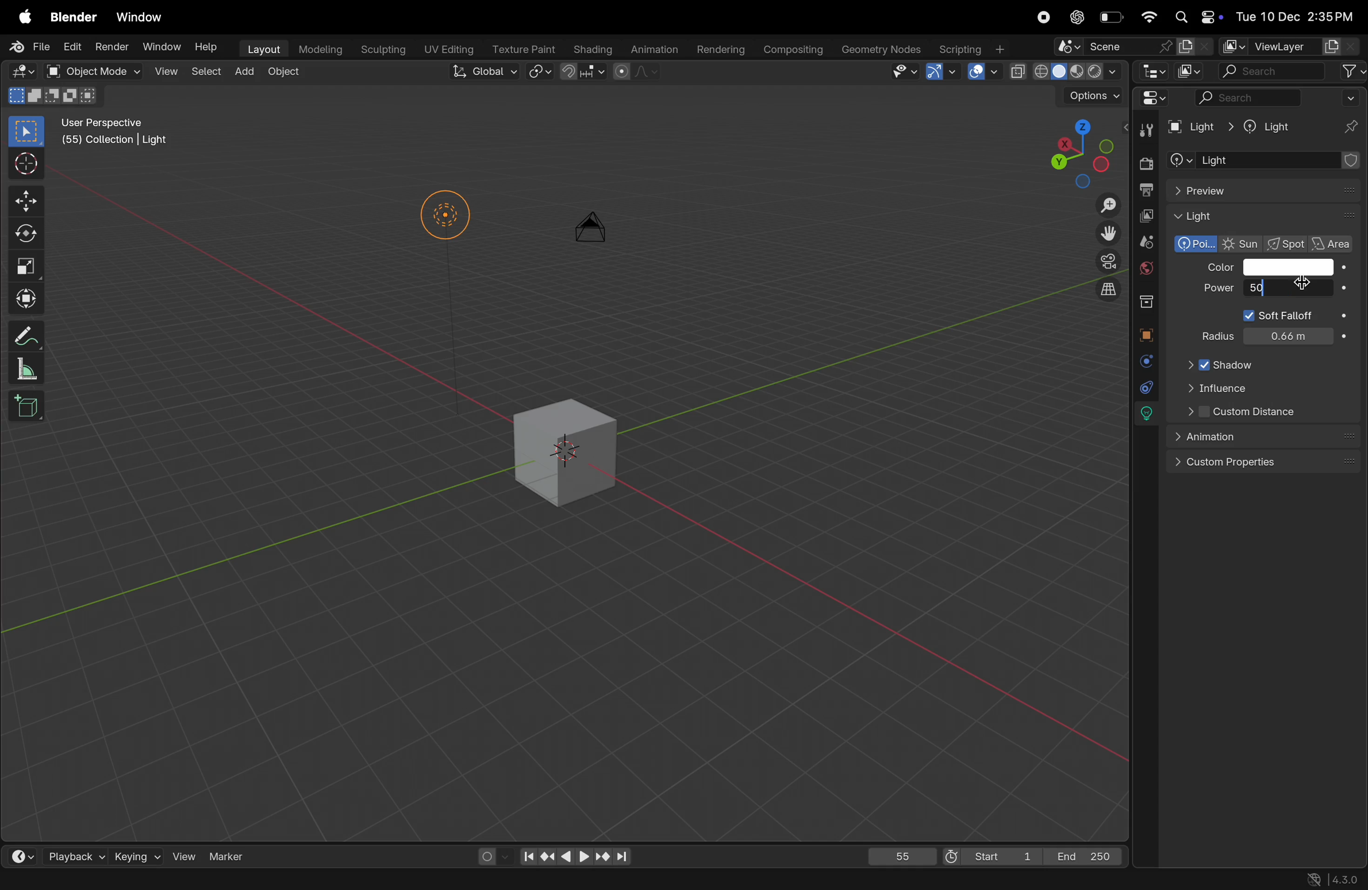 Image resolution: width=1368 pixels, height=890 pixels. Describe the element at coordinates (382, 48) in the screenshot. I see `sculptiong` at that location.